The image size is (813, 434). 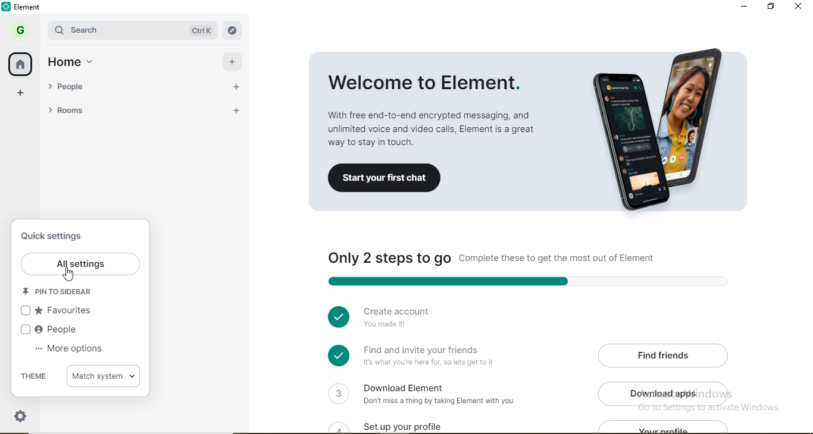 What do you see at coordinates (105, 376) in the screenshot?
I see `match system` at bounding box center [105, 376].